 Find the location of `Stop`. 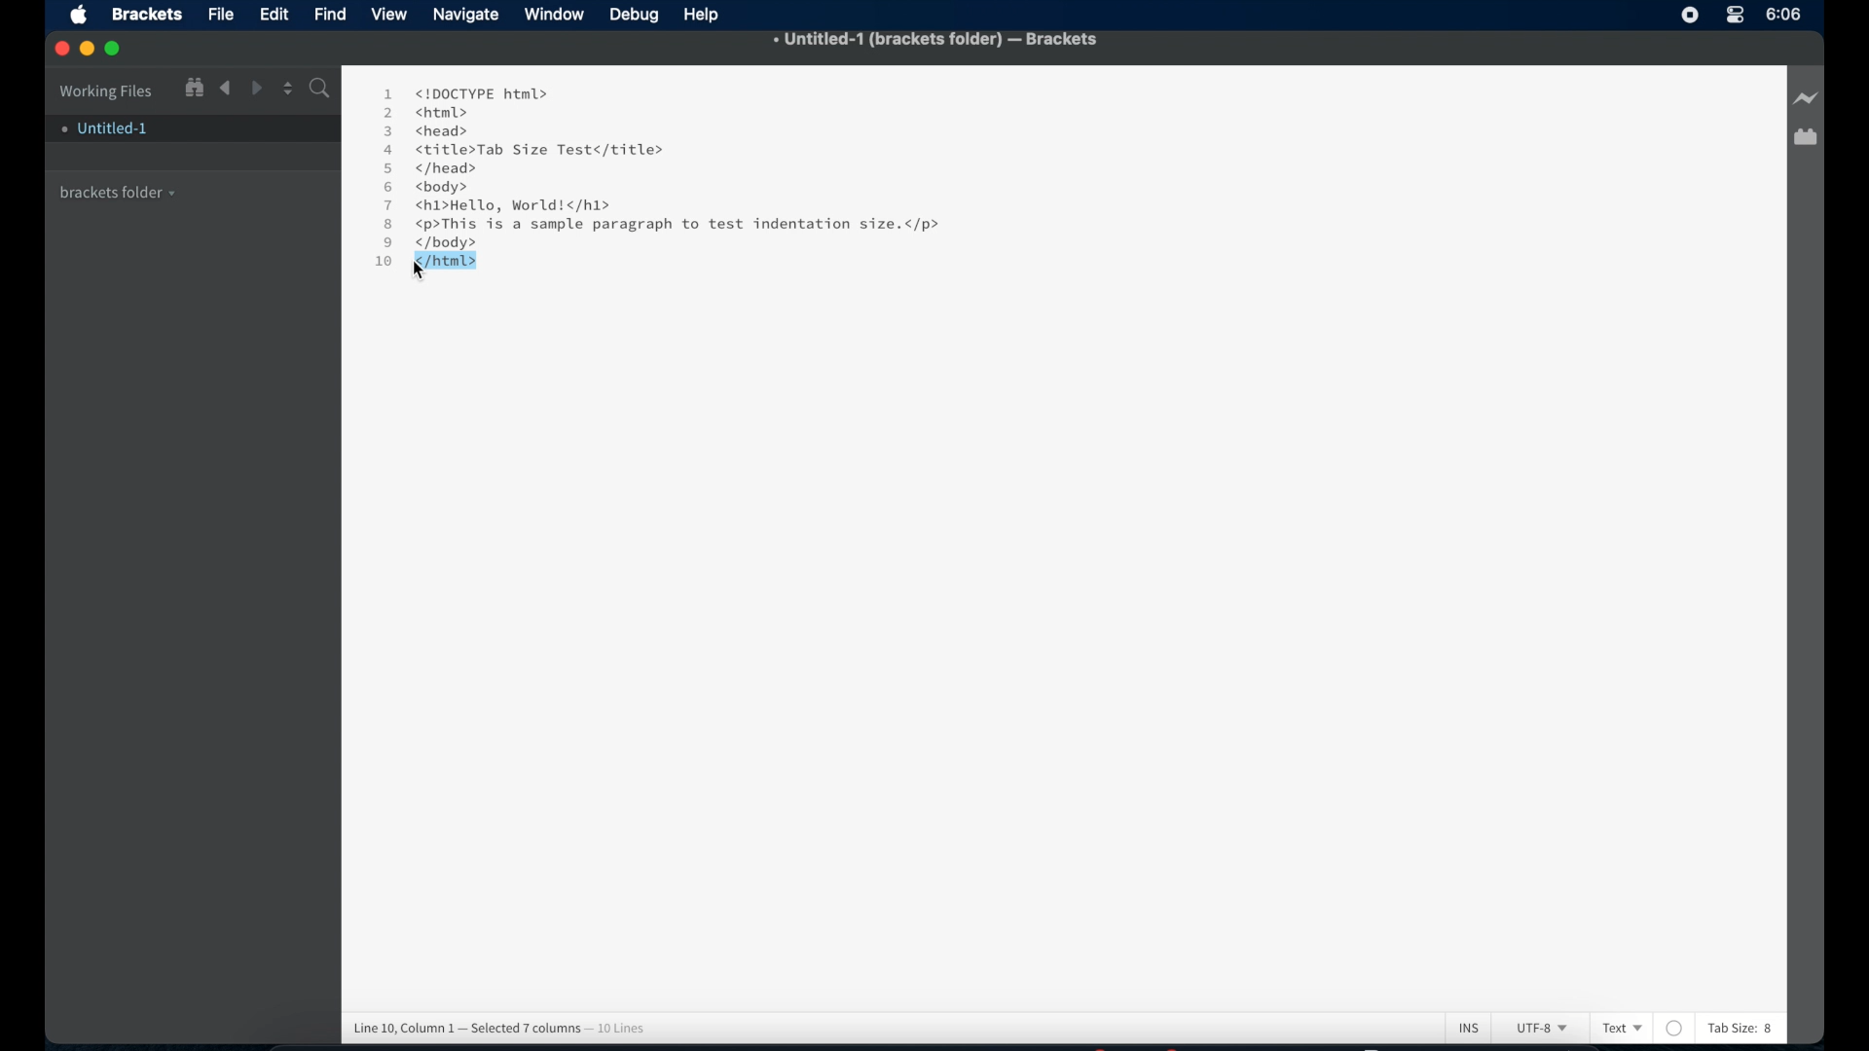

Stop is located at coordinates (1690, 15).